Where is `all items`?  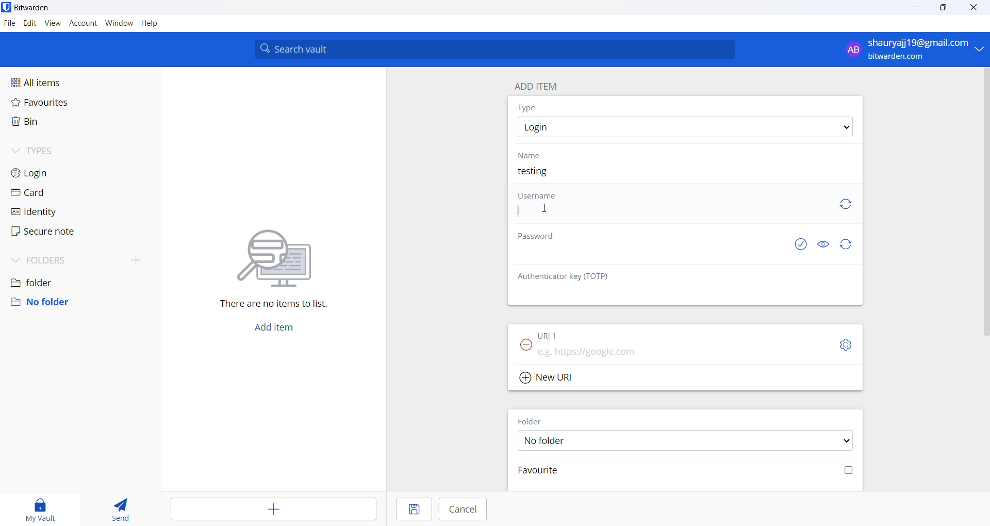 all items is located at coordinates (60, 80).